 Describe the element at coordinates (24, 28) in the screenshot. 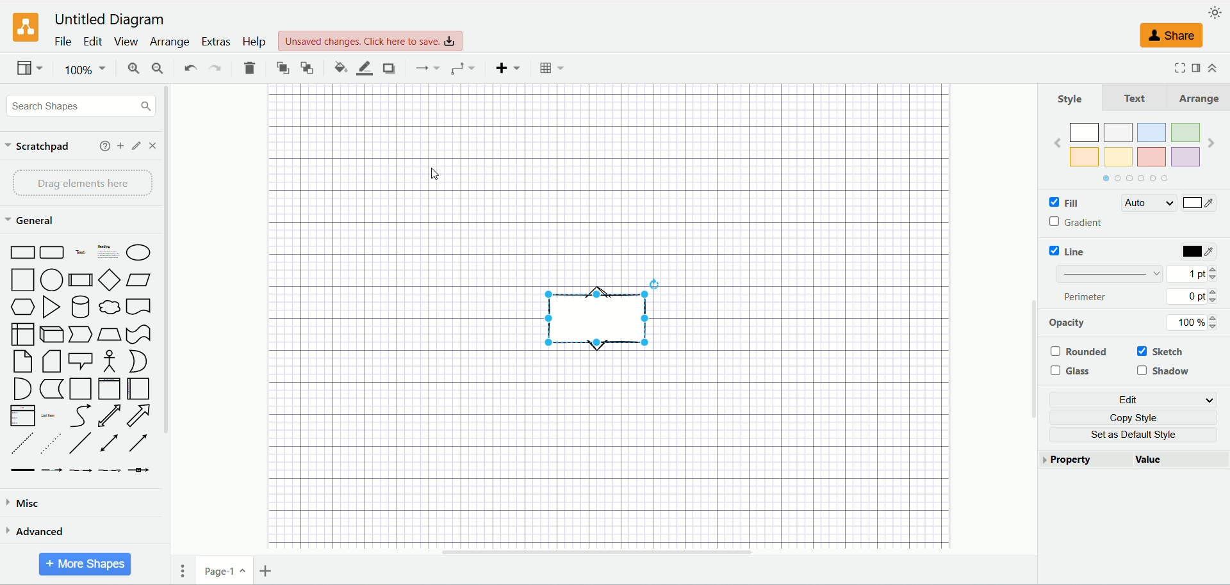

I see `logo` at that location.